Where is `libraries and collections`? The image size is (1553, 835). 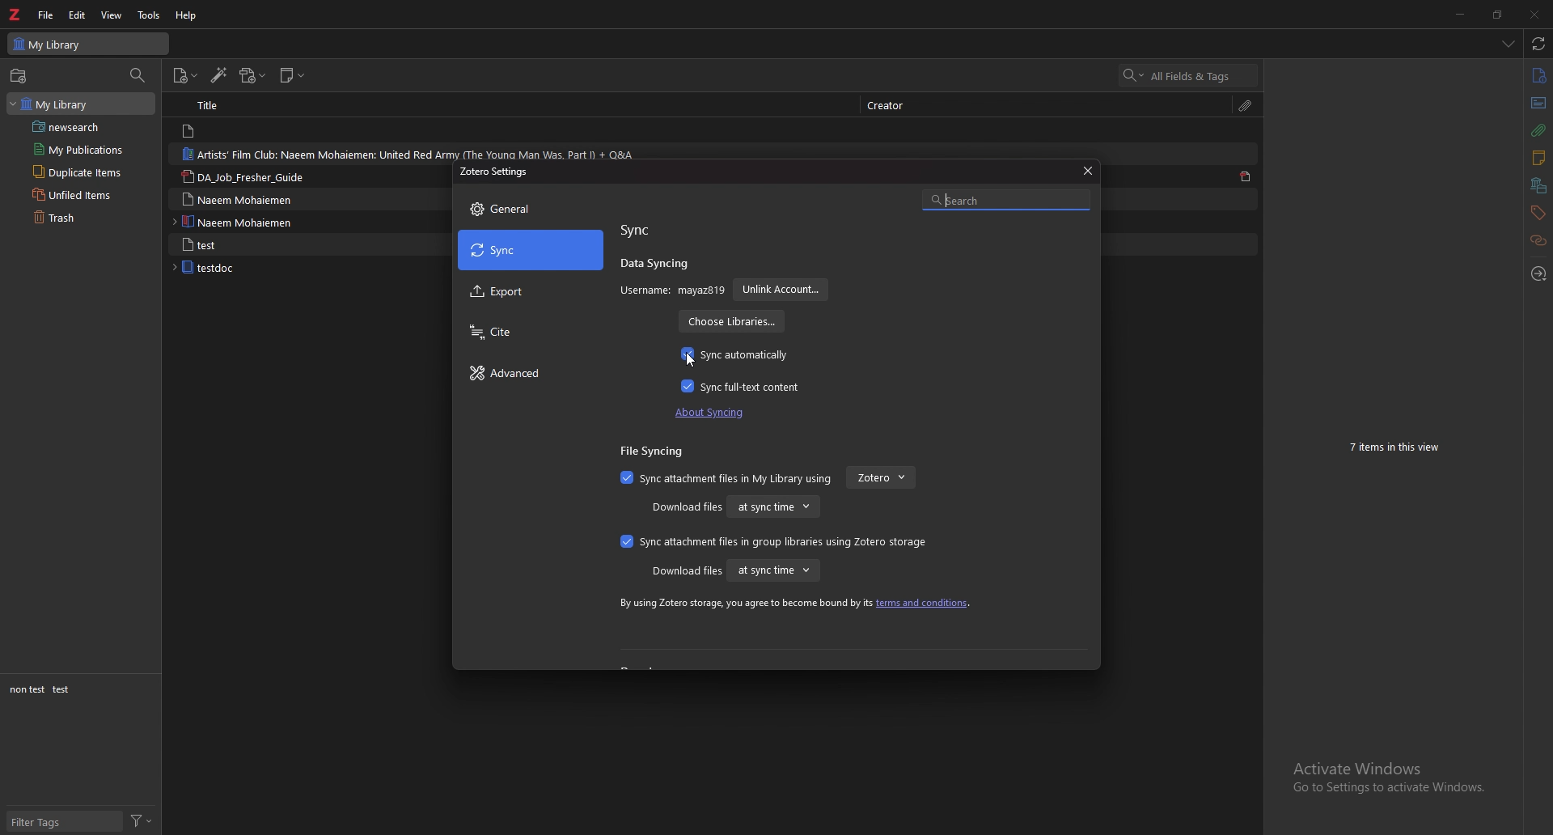 libraries and collections is located at coordinates (1538, 186).